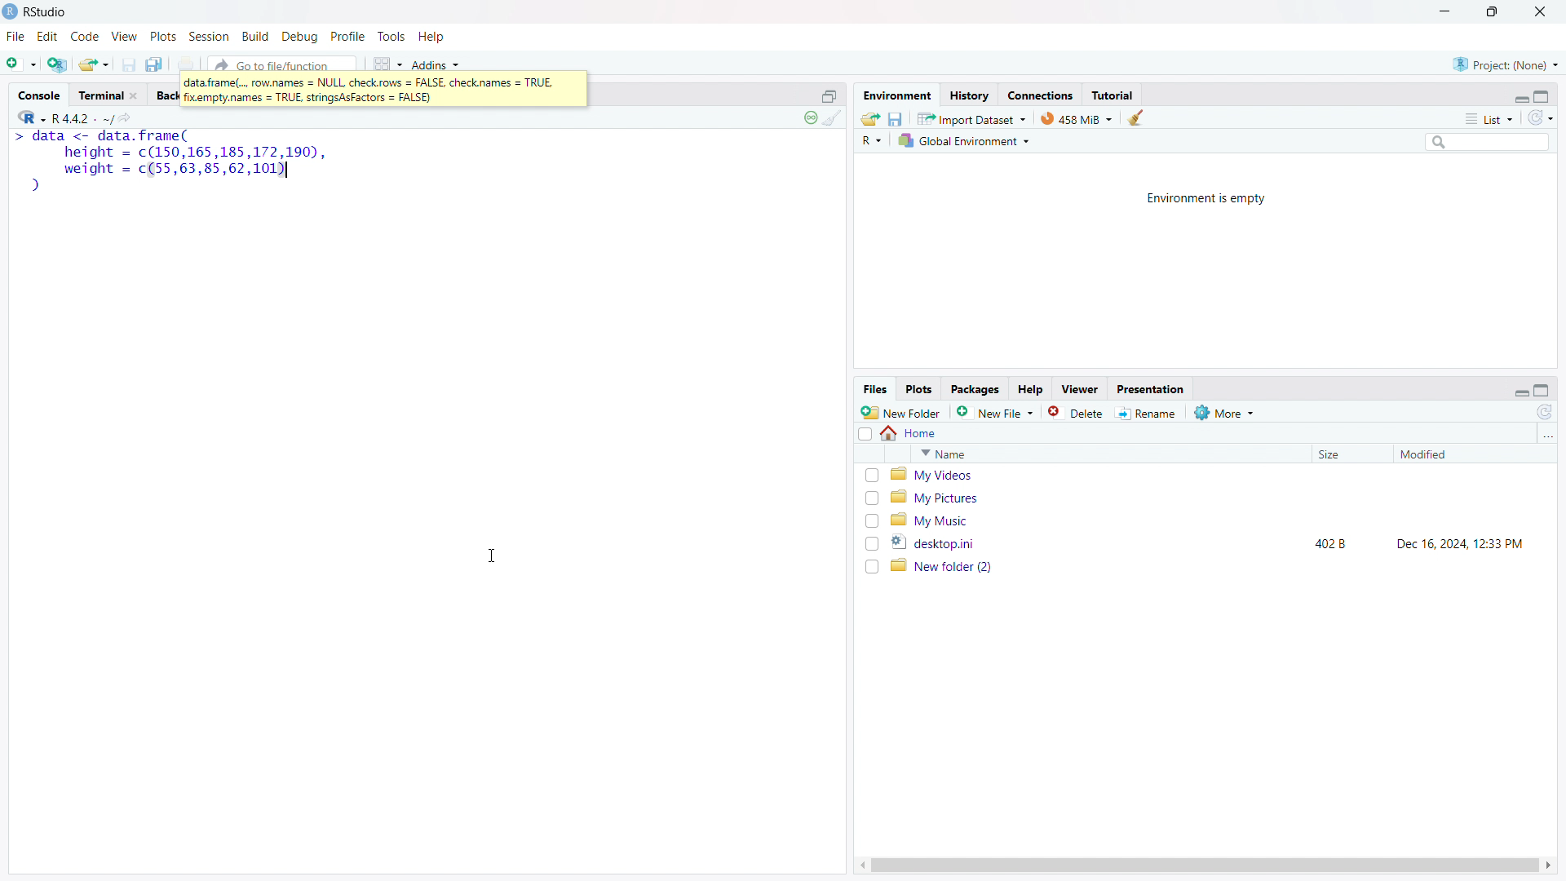 The height and width of the screenshot is (881, 1566). I want to click on environemnet, so click(896, 93).